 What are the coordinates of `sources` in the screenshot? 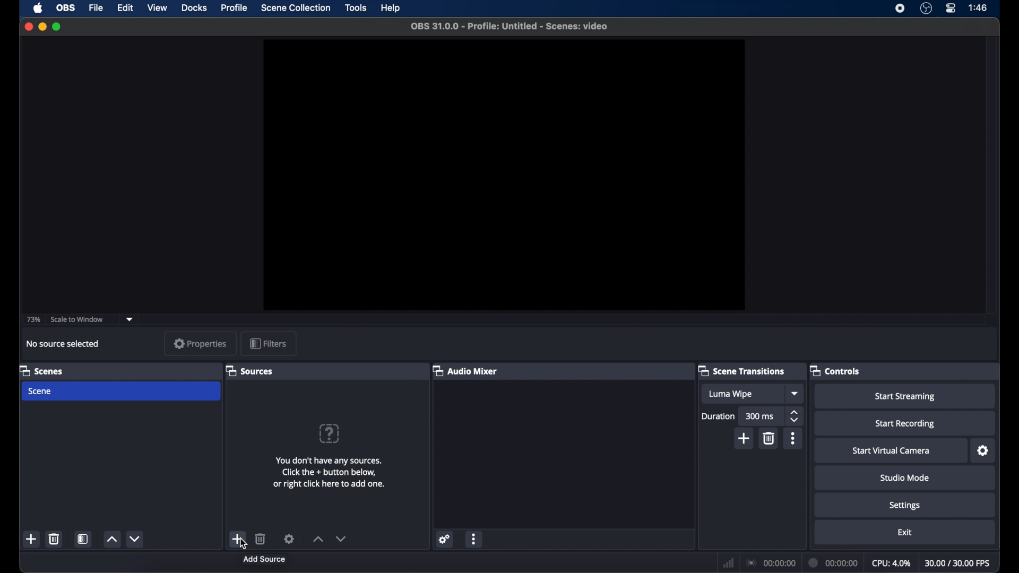 It's located at (249, 371).